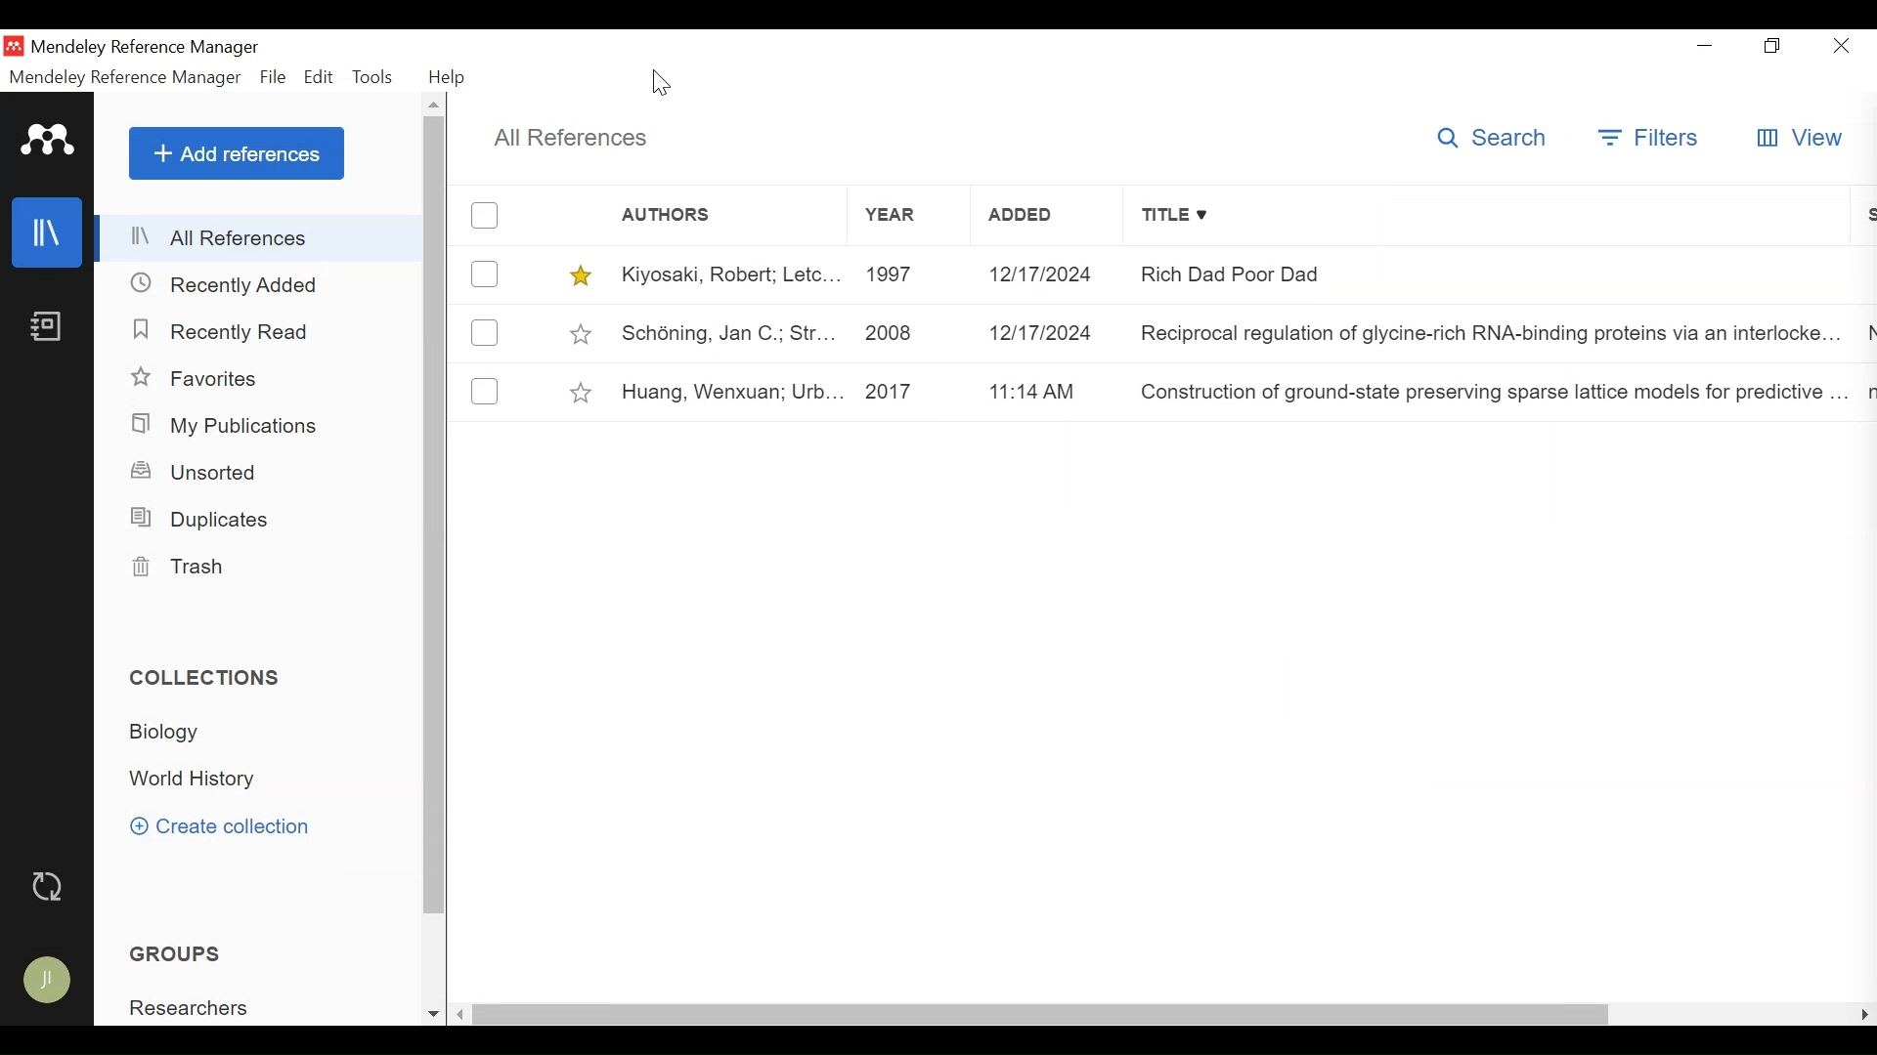 Image resolution: width=1877 pixels, height=1055 pixels. What do you see at coordinates (1861, 1015) in the screenshot?
I see `Scroll Right` at bounding box center [1861, 1015].